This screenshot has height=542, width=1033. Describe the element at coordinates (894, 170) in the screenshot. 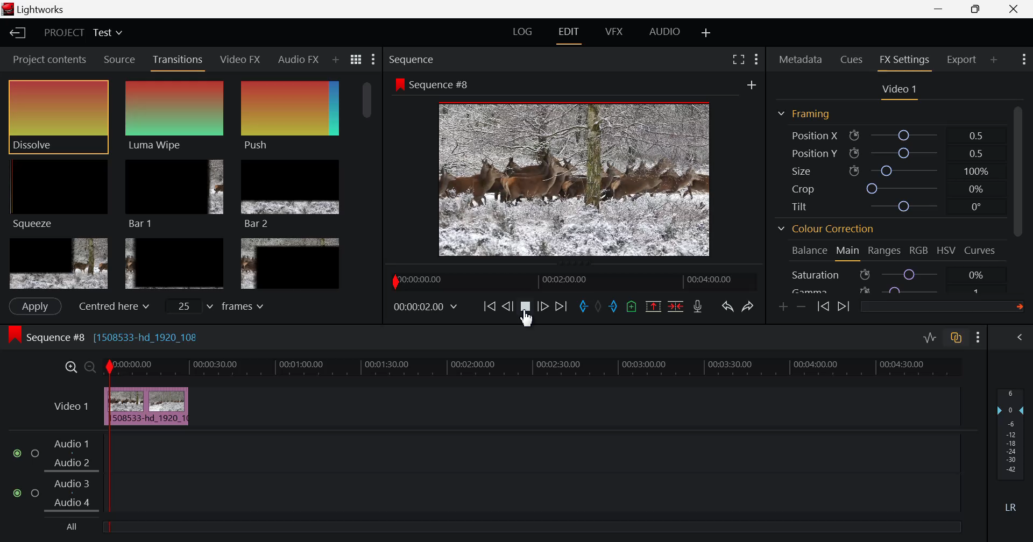

I see `Size` at that location.